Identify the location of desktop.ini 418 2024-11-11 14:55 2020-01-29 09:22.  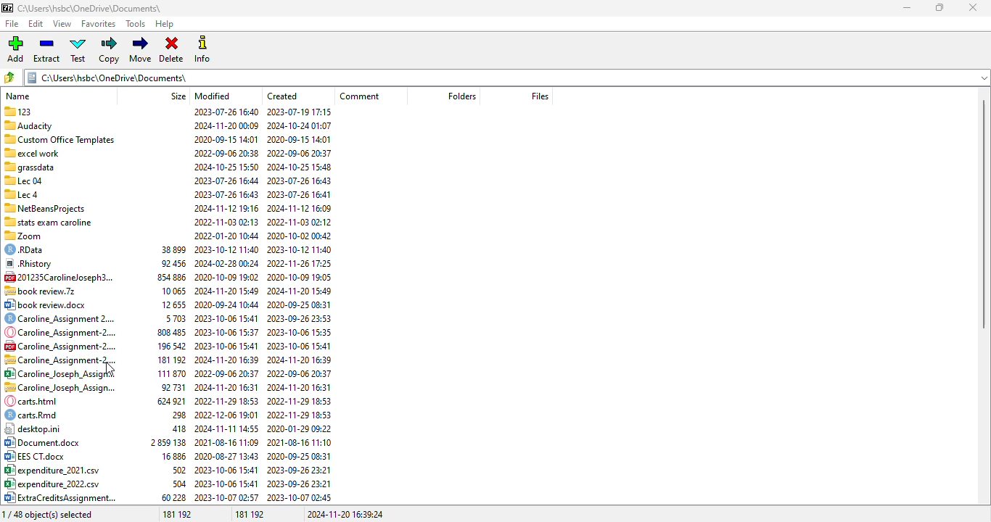
(168, 428).